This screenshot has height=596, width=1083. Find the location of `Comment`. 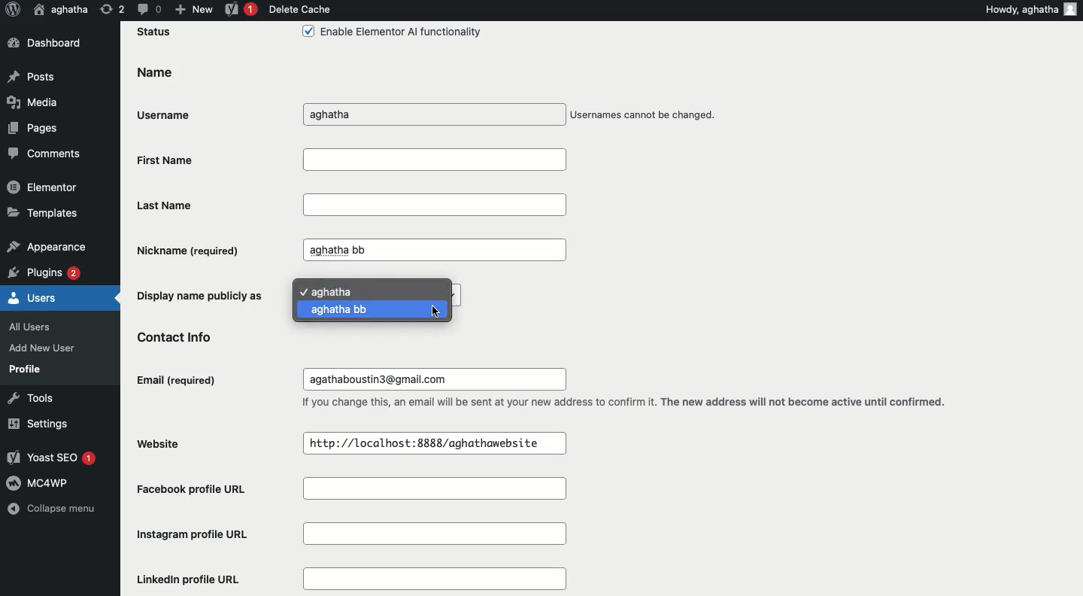

Comment is located at coordinates (148, 8).